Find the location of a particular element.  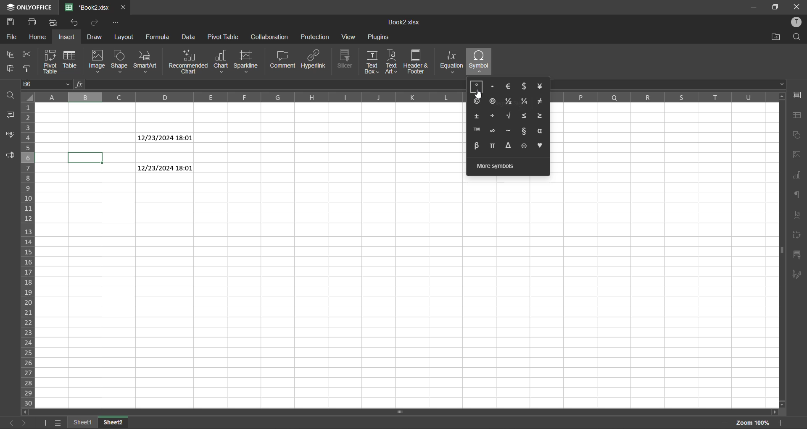

smiling face is located at coordinates (525, 147).